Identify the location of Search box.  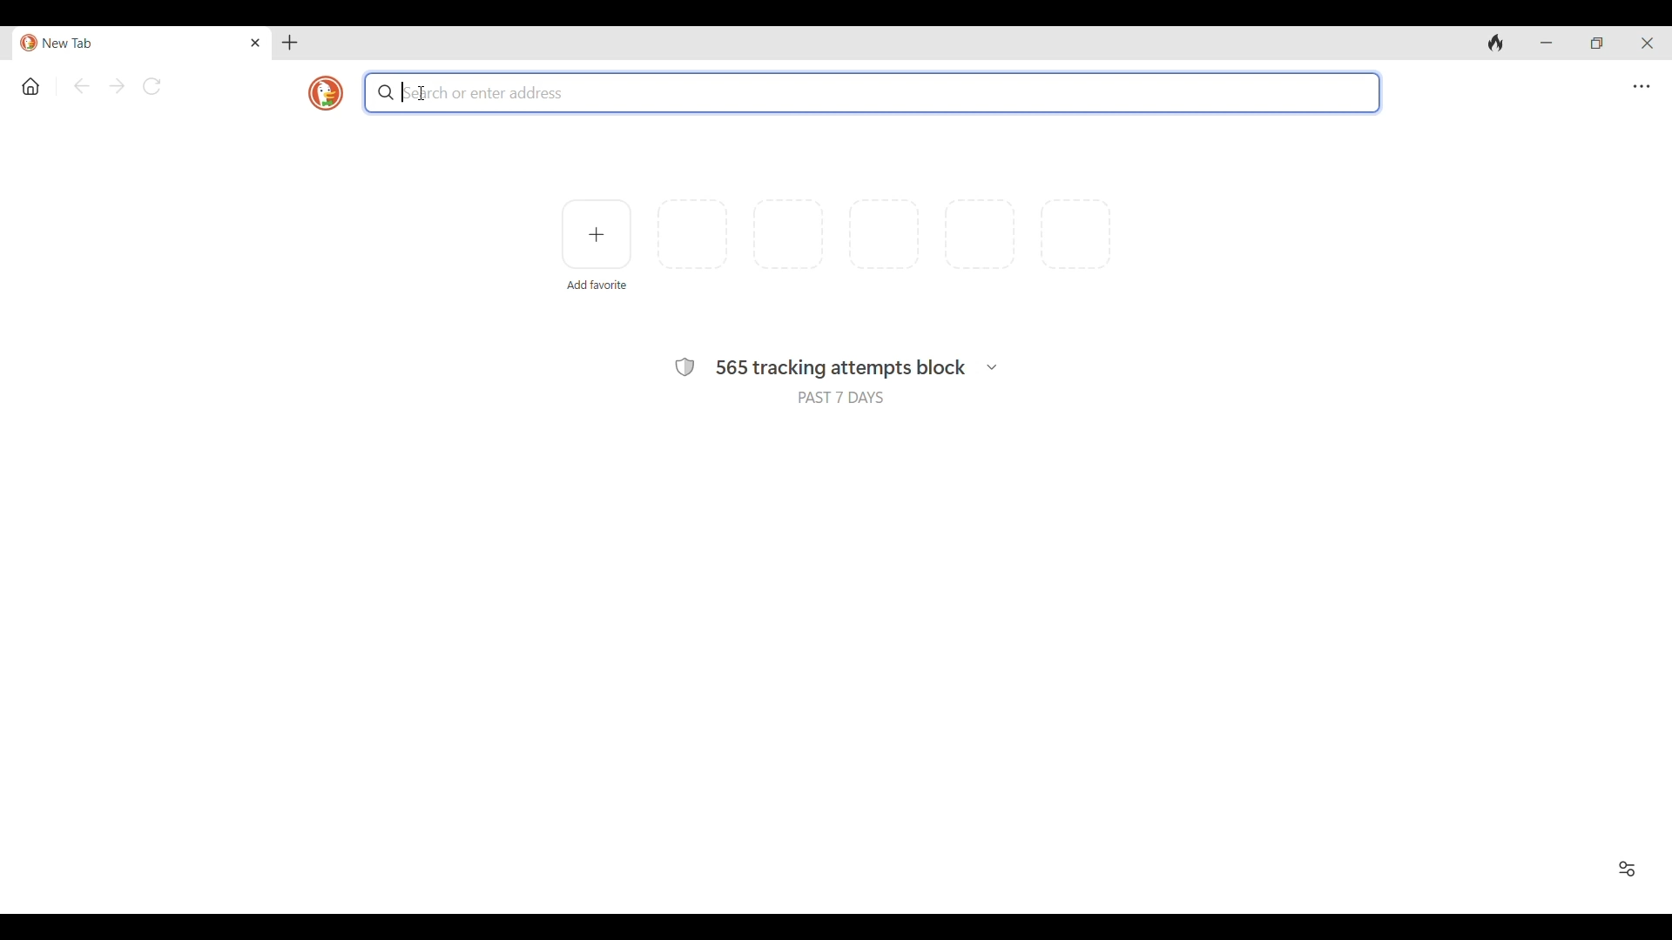
(906, 93).